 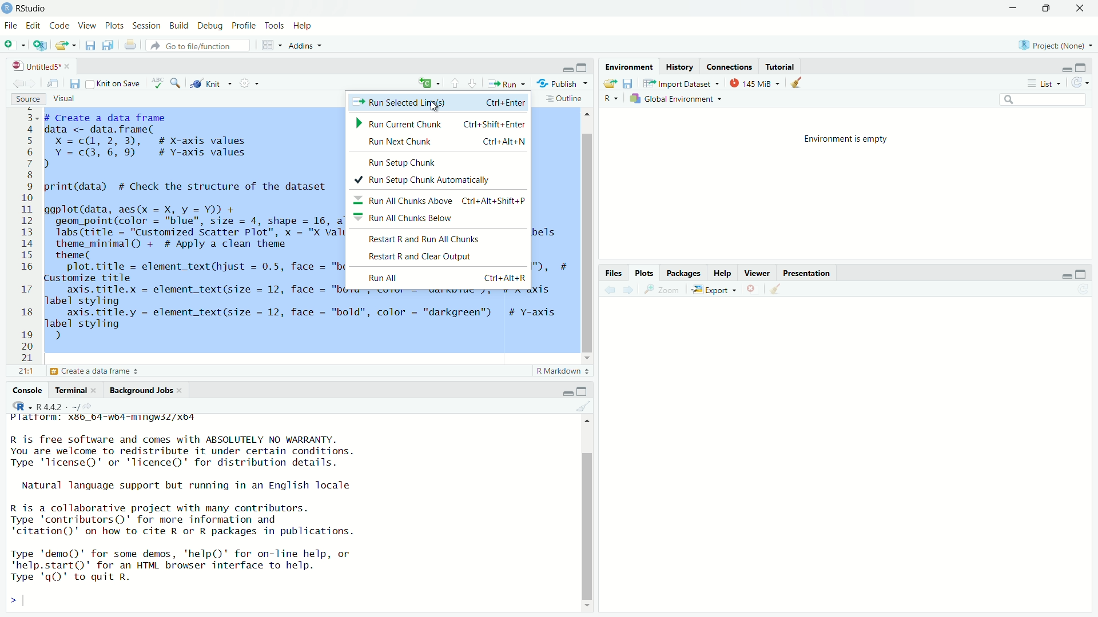 I want to click on Restart R and Clear Output, so click(x=417, y=256).